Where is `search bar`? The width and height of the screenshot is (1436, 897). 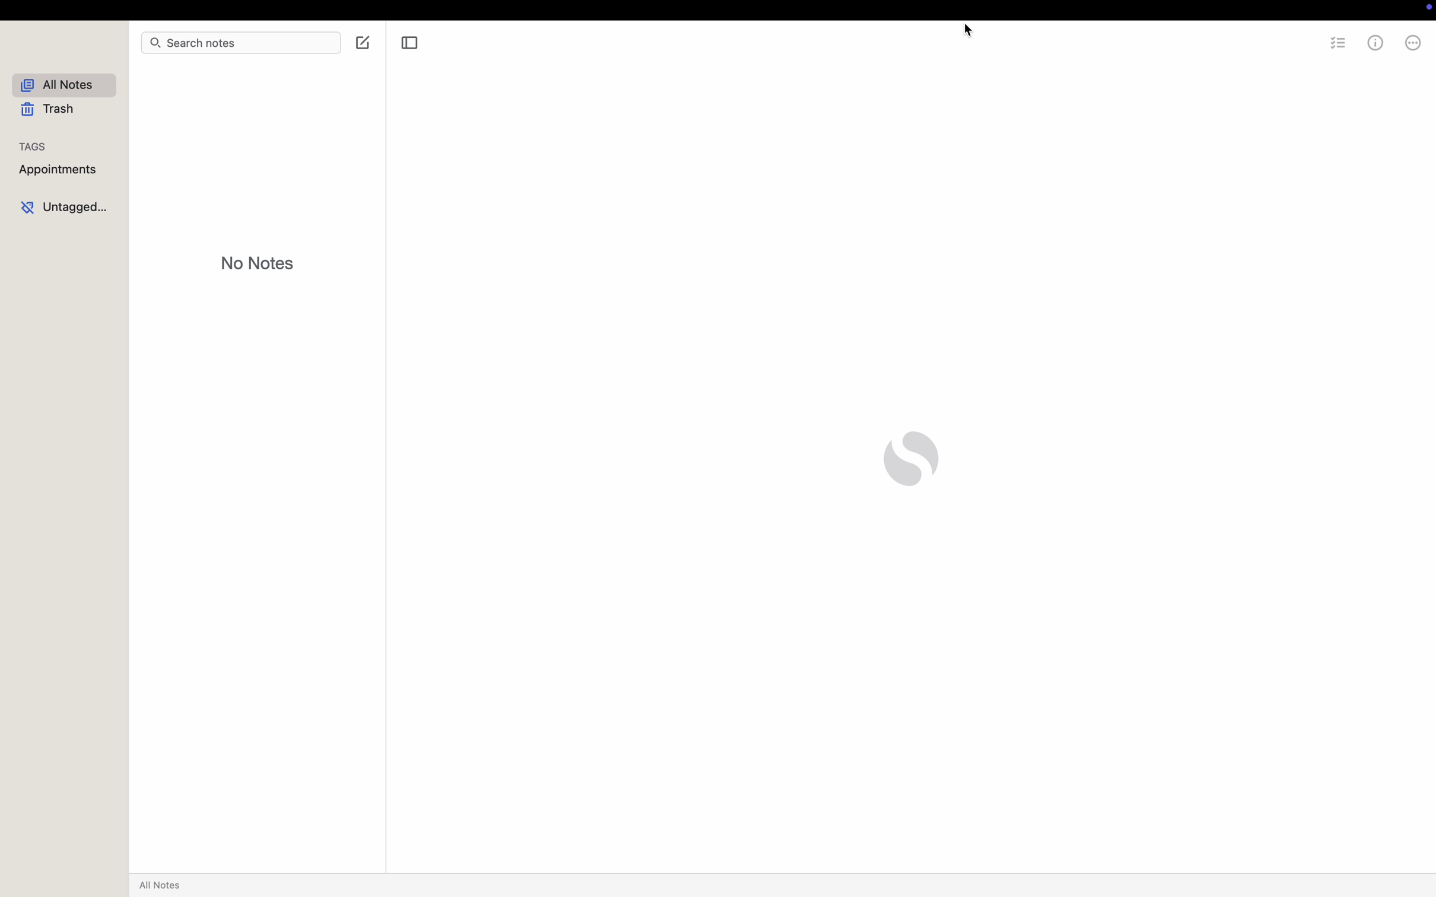 search bar is located at coordinates (240, 44).